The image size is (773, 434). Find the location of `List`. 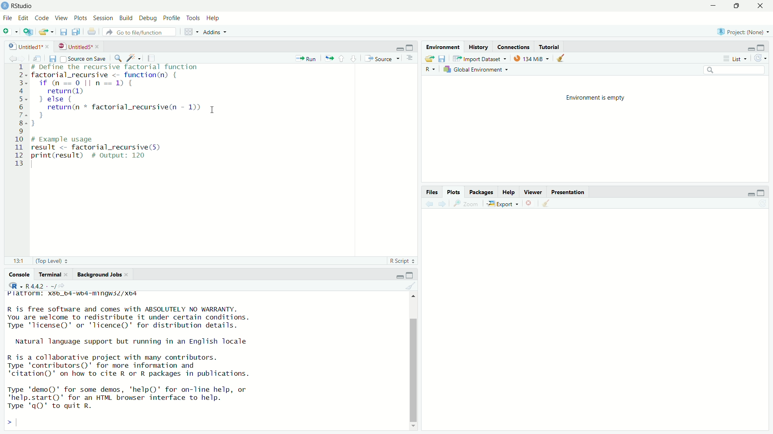

List is located at coordinates (734, 58).